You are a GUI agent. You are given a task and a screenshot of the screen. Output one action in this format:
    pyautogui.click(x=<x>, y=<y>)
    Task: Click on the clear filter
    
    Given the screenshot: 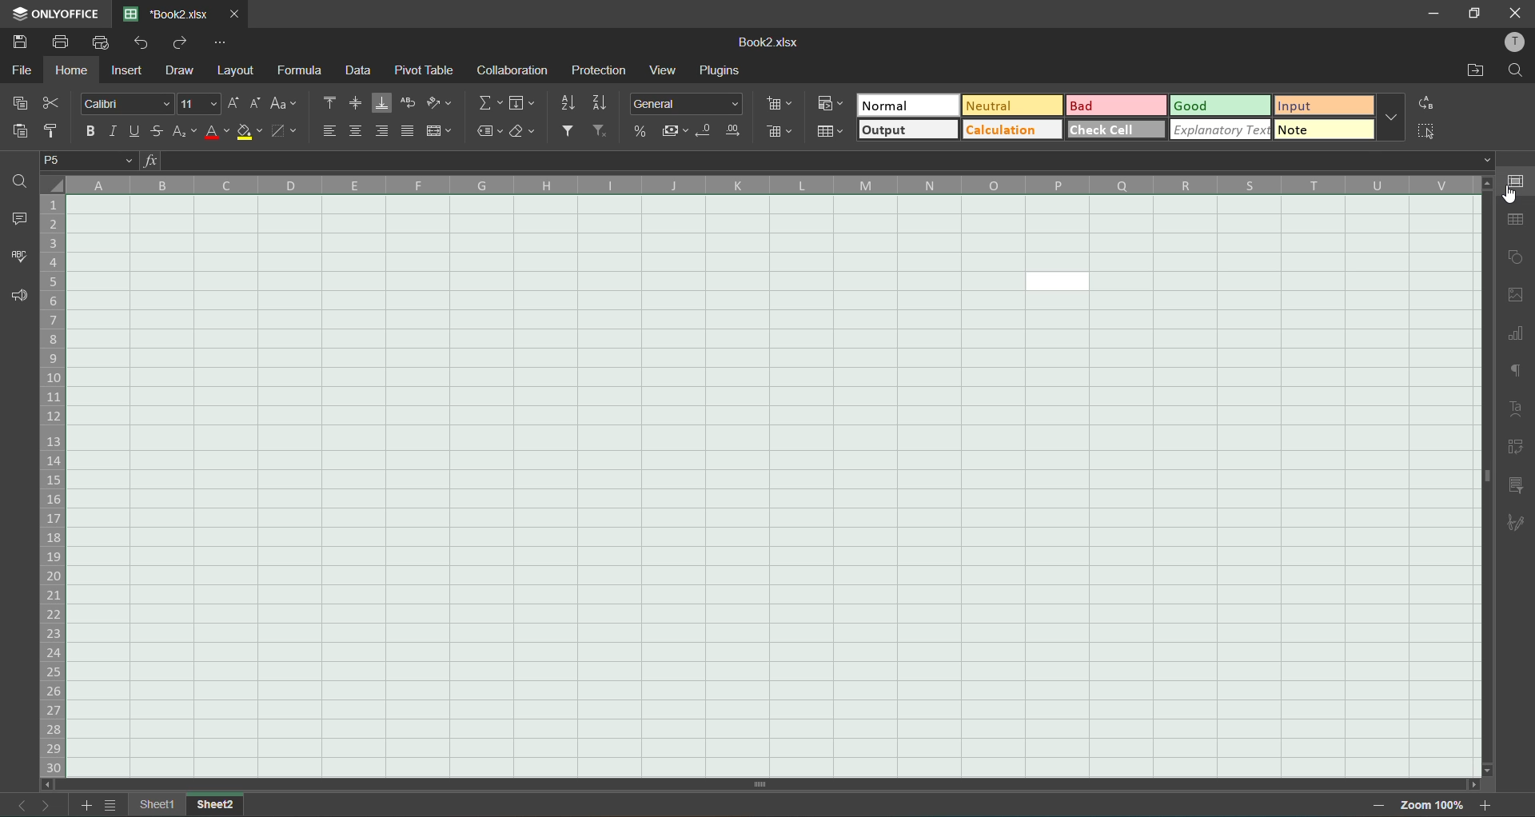 What is the action you would take?
    pyautogui.click(x=603, y=134)
    